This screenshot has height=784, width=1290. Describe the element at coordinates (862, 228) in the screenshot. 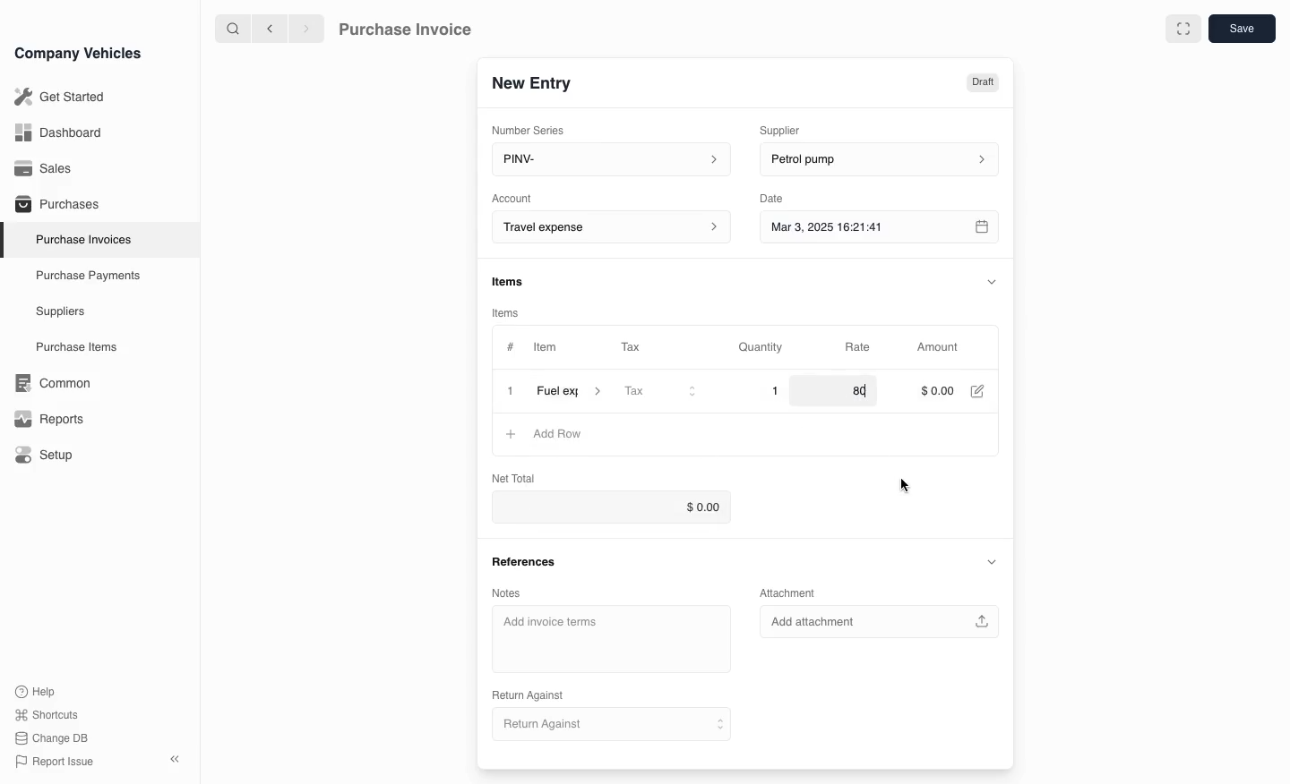

I see `Mar 3, 2025 16:21:41` at that location.